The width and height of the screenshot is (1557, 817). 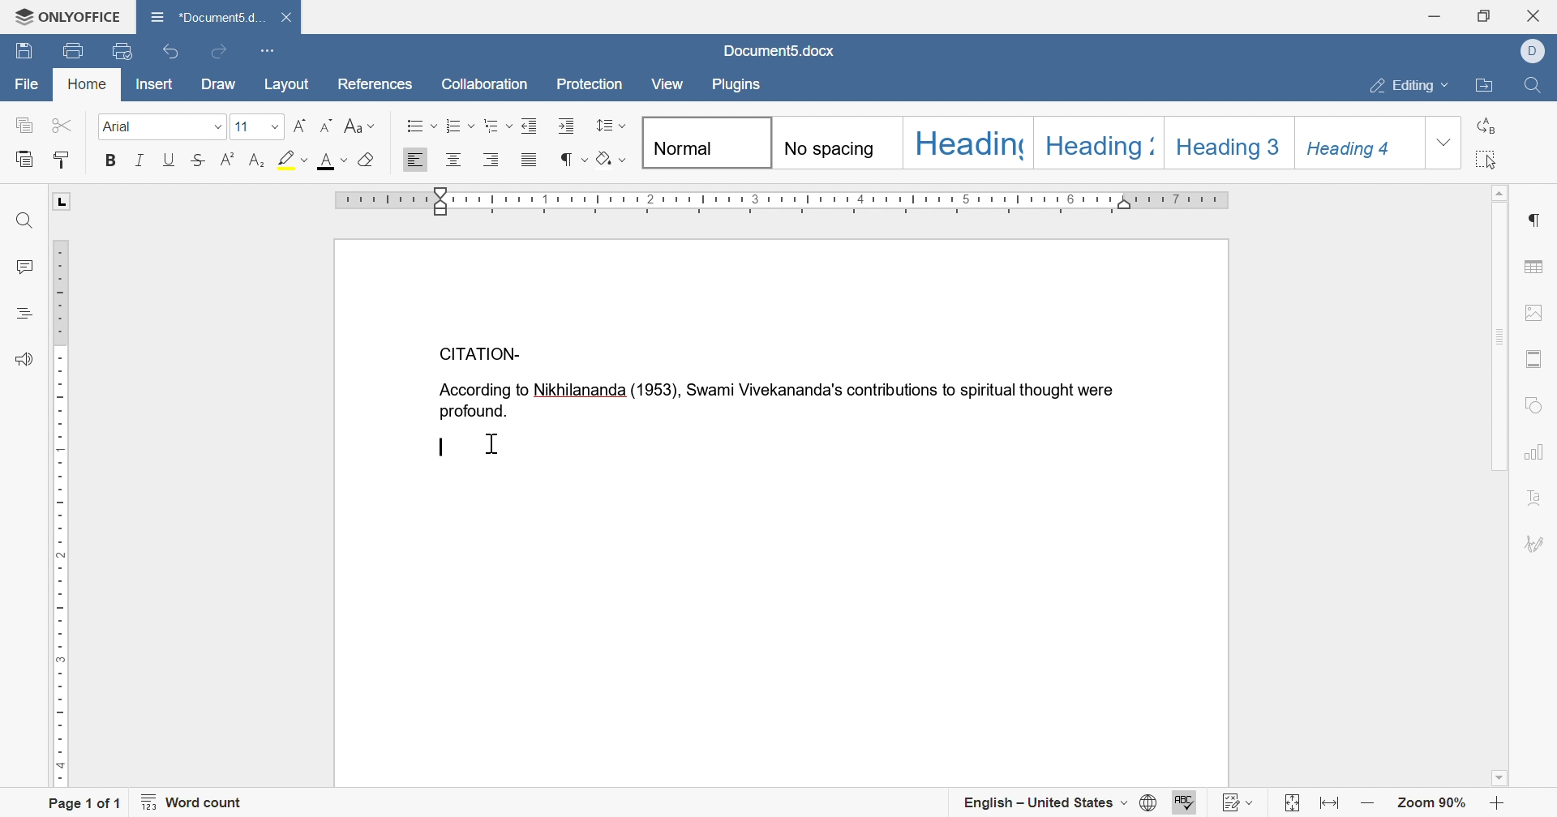 I want to click on page 1 of 1, so click(x=88, y=804).